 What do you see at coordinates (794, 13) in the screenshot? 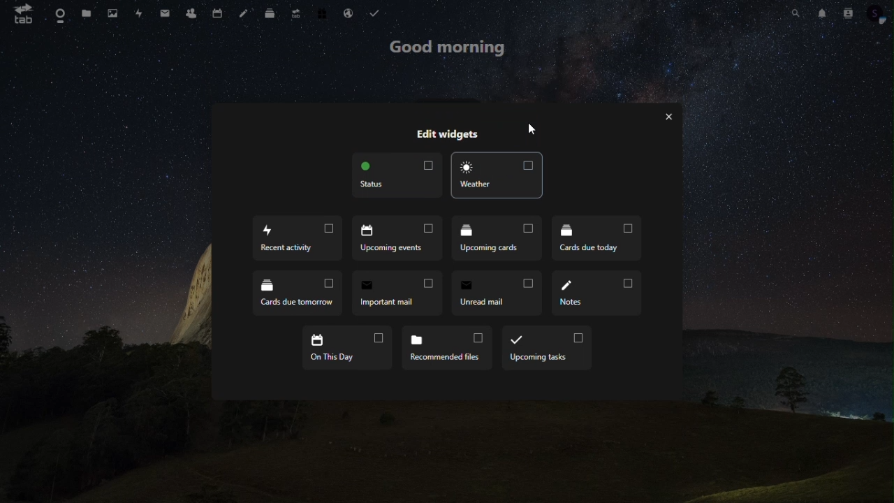
I see `search` at bounding box center [794, 13].